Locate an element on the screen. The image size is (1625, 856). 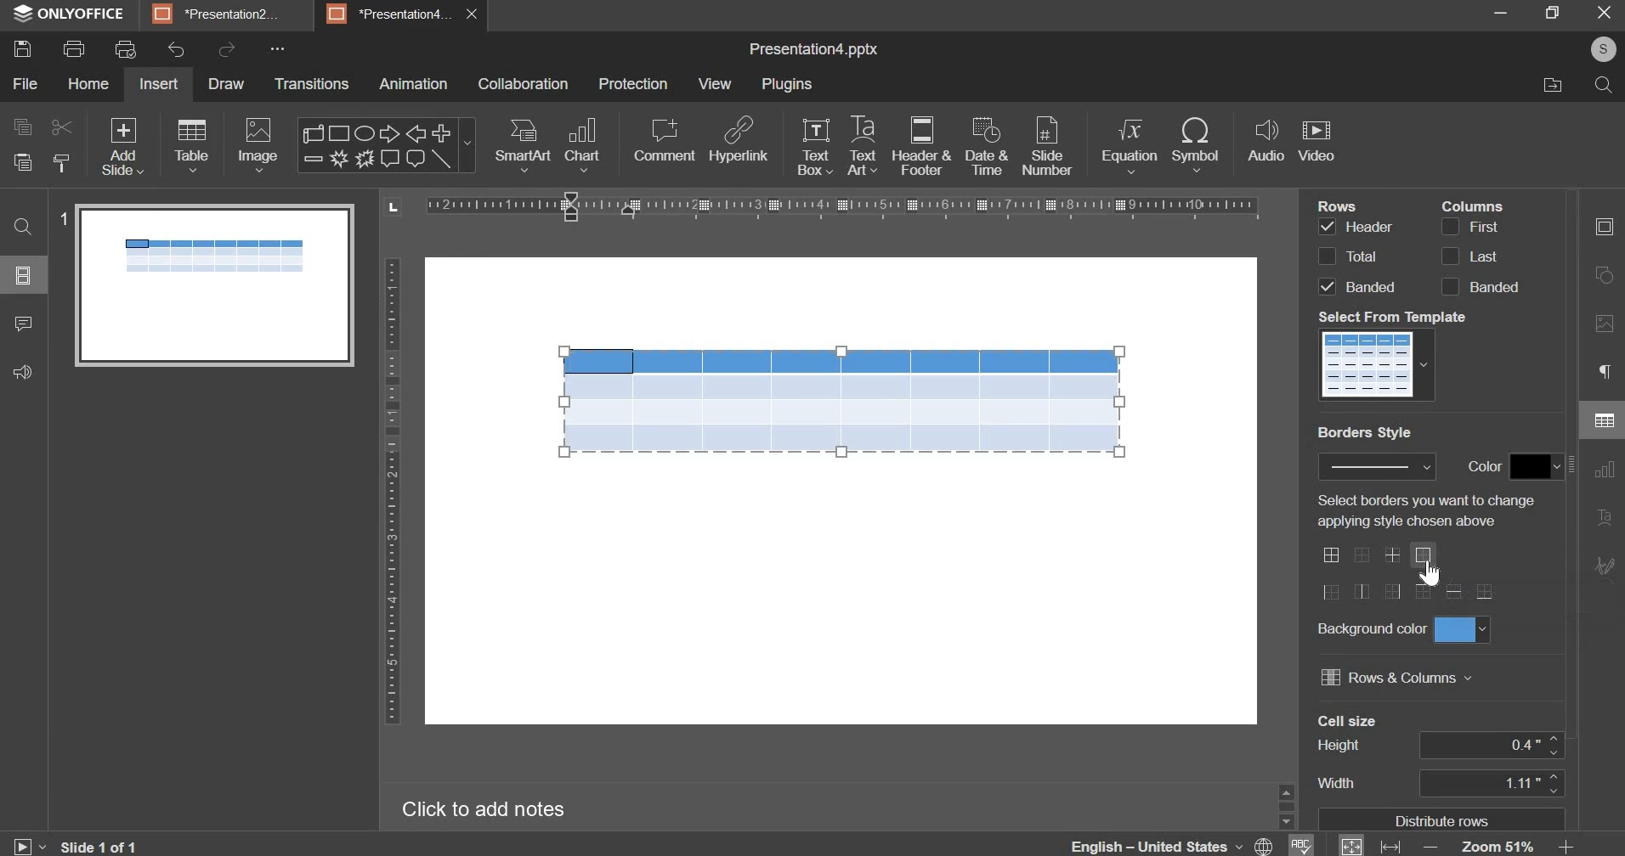
chart is located at coordinates (583, 144).